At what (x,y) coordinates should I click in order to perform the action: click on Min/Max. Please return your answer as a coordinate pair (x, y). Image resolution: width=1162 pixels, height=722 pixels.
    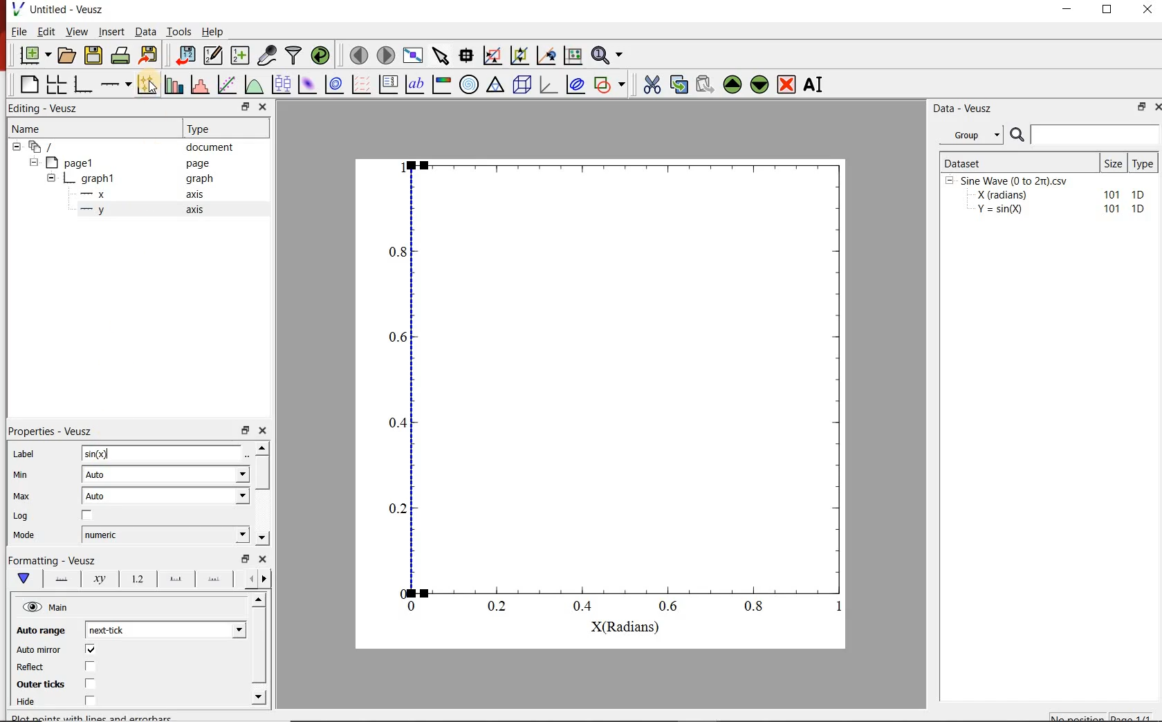
    Looking at the image, I should click on (246, 429).